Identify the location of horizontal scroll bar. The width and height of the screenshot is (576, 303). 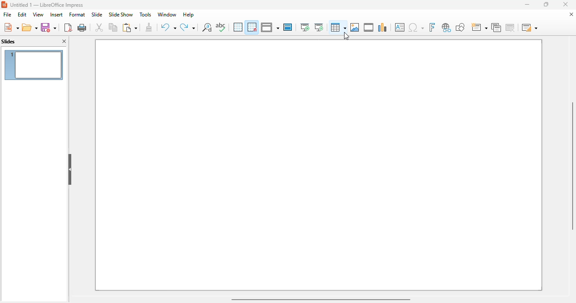
(320, 300).